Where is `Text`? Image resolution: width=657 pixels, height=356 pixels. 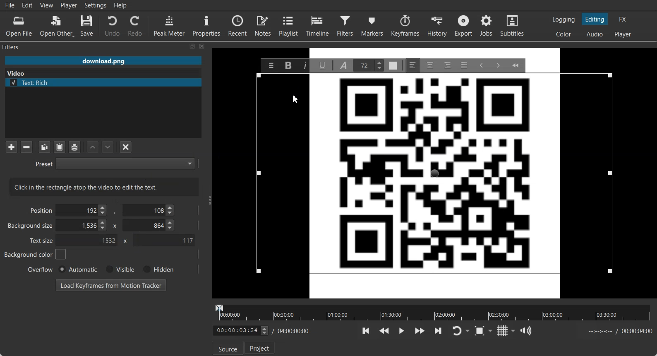 Text is located at coordinates (104, 187).